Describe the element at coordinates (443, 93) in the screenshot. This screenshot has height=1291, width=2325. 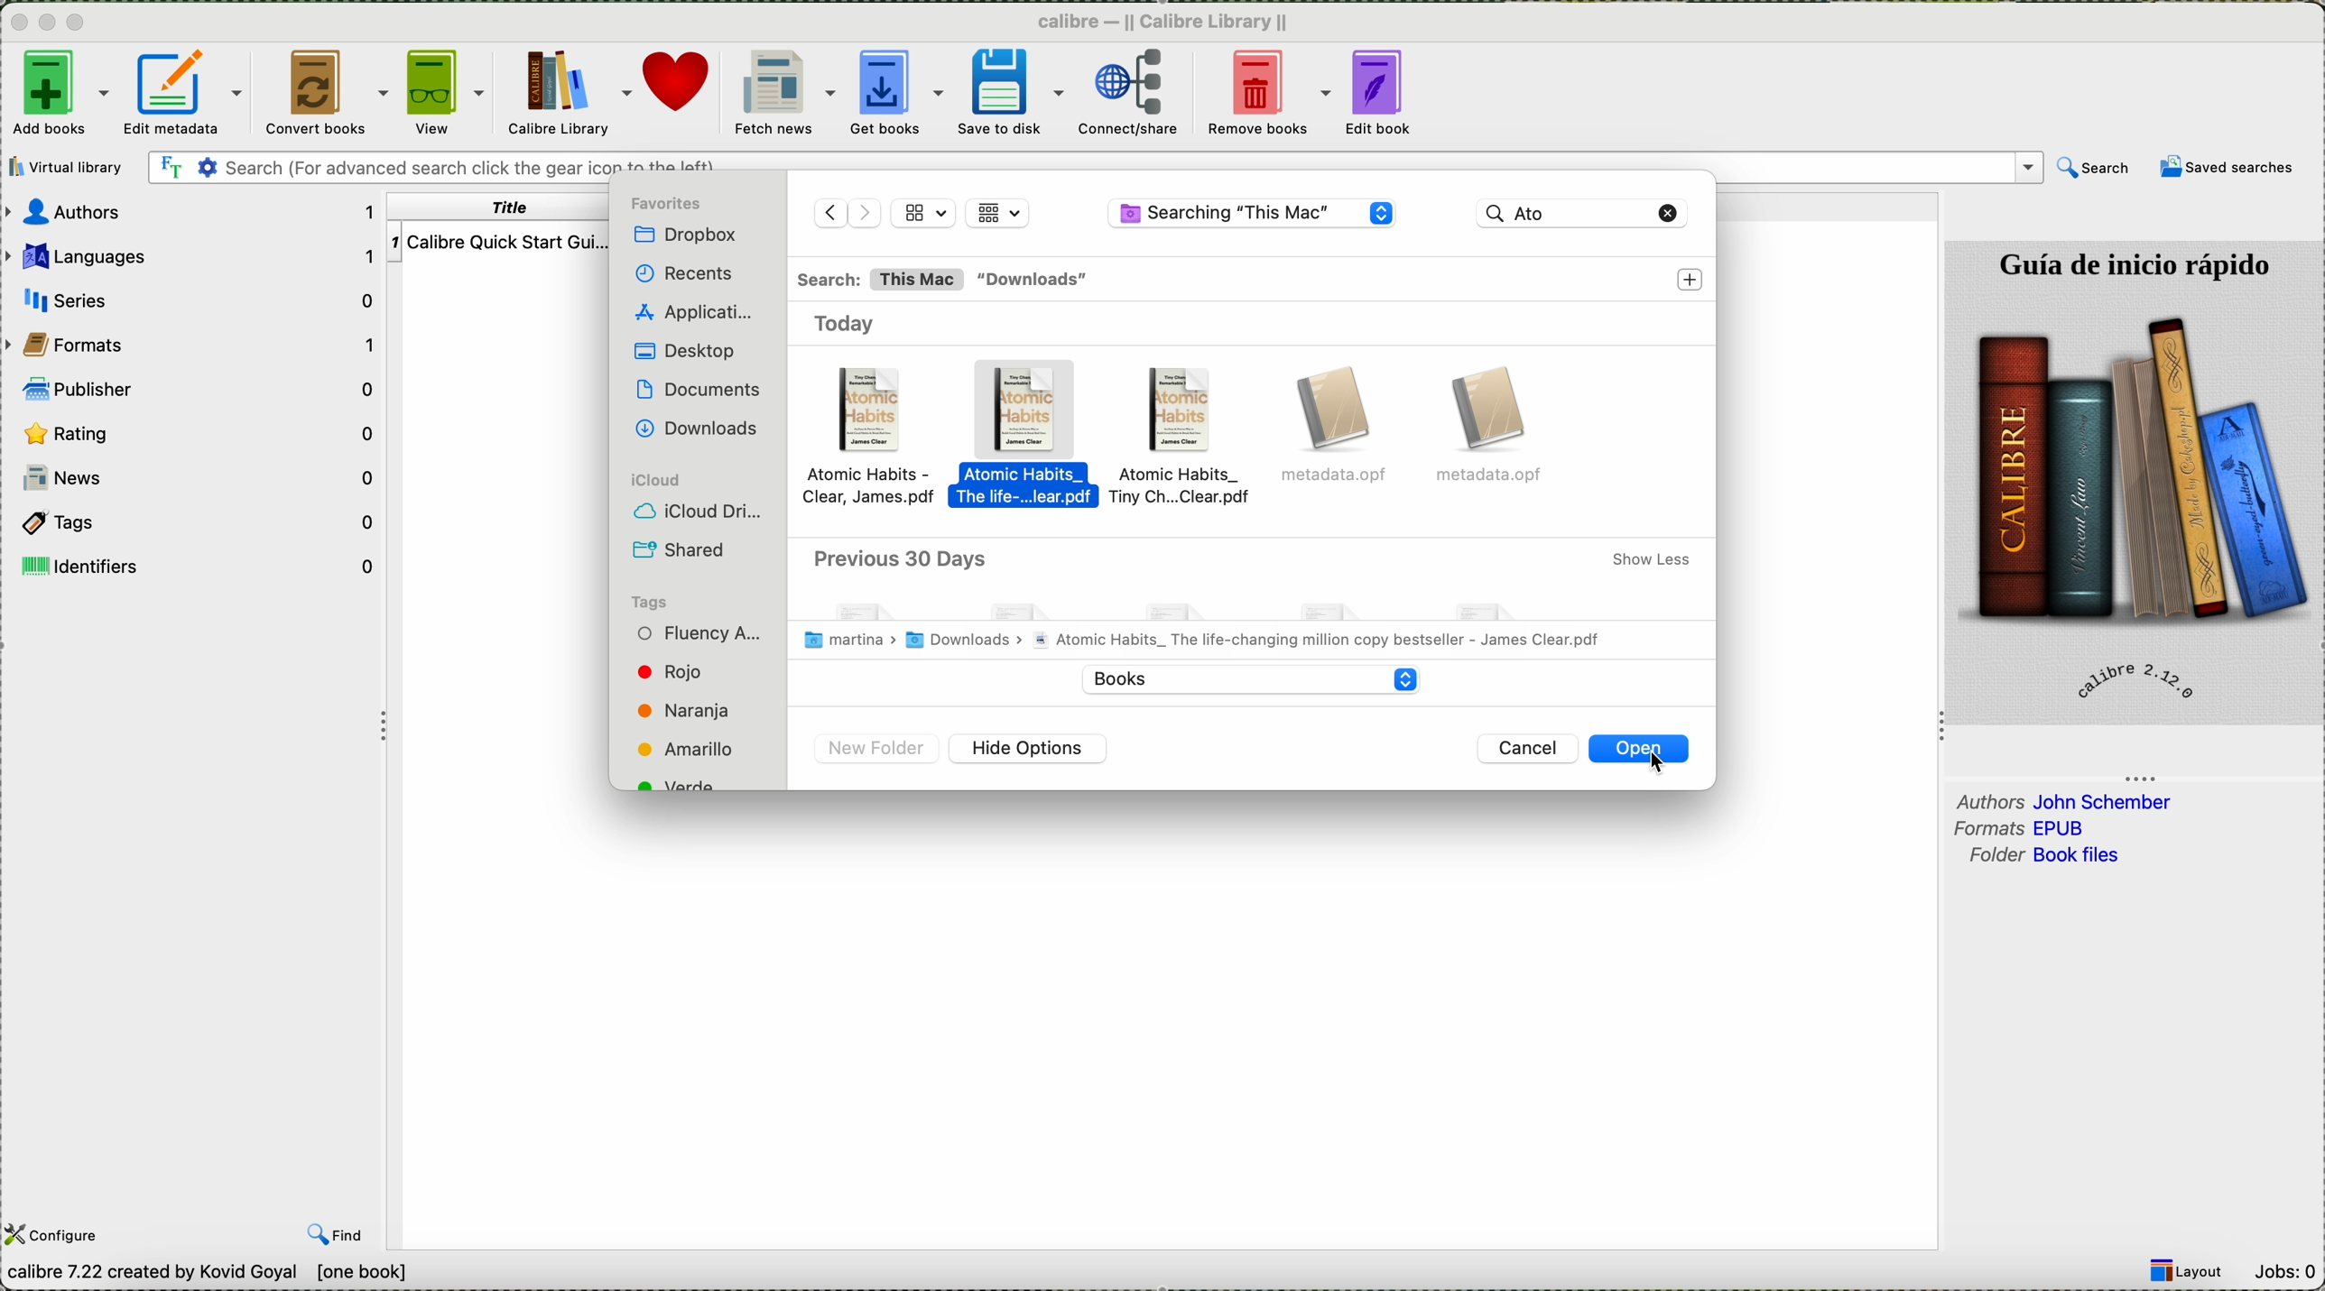
I see `view` at that location.